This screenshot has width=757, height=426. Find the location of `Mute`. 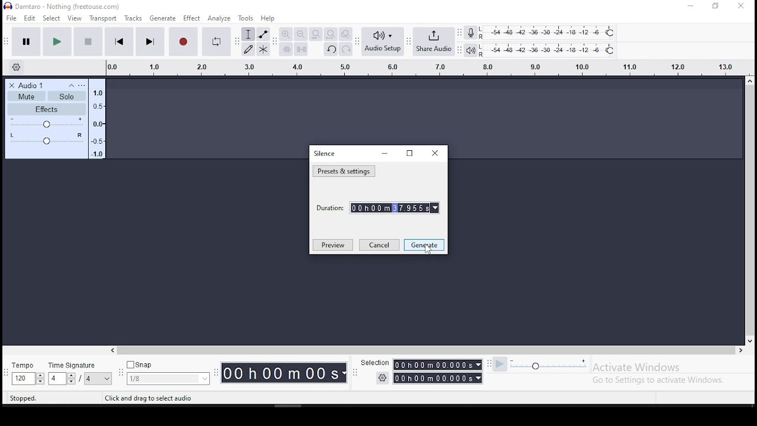

Mute is located at coordinates (27, 97).